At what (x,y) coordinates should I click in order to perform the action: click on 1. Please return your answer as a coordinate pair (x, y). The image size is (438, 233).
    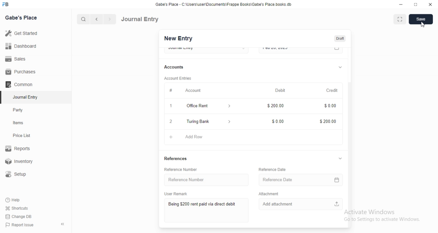
    Looking at the image, I should click on (170, 105).